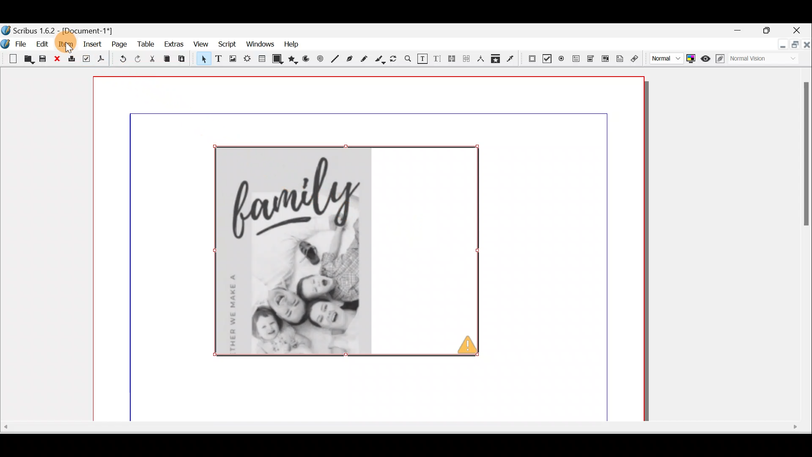  Describe the element at coordinates (142, 59) in the screenshot. I see `Redo` at that location.